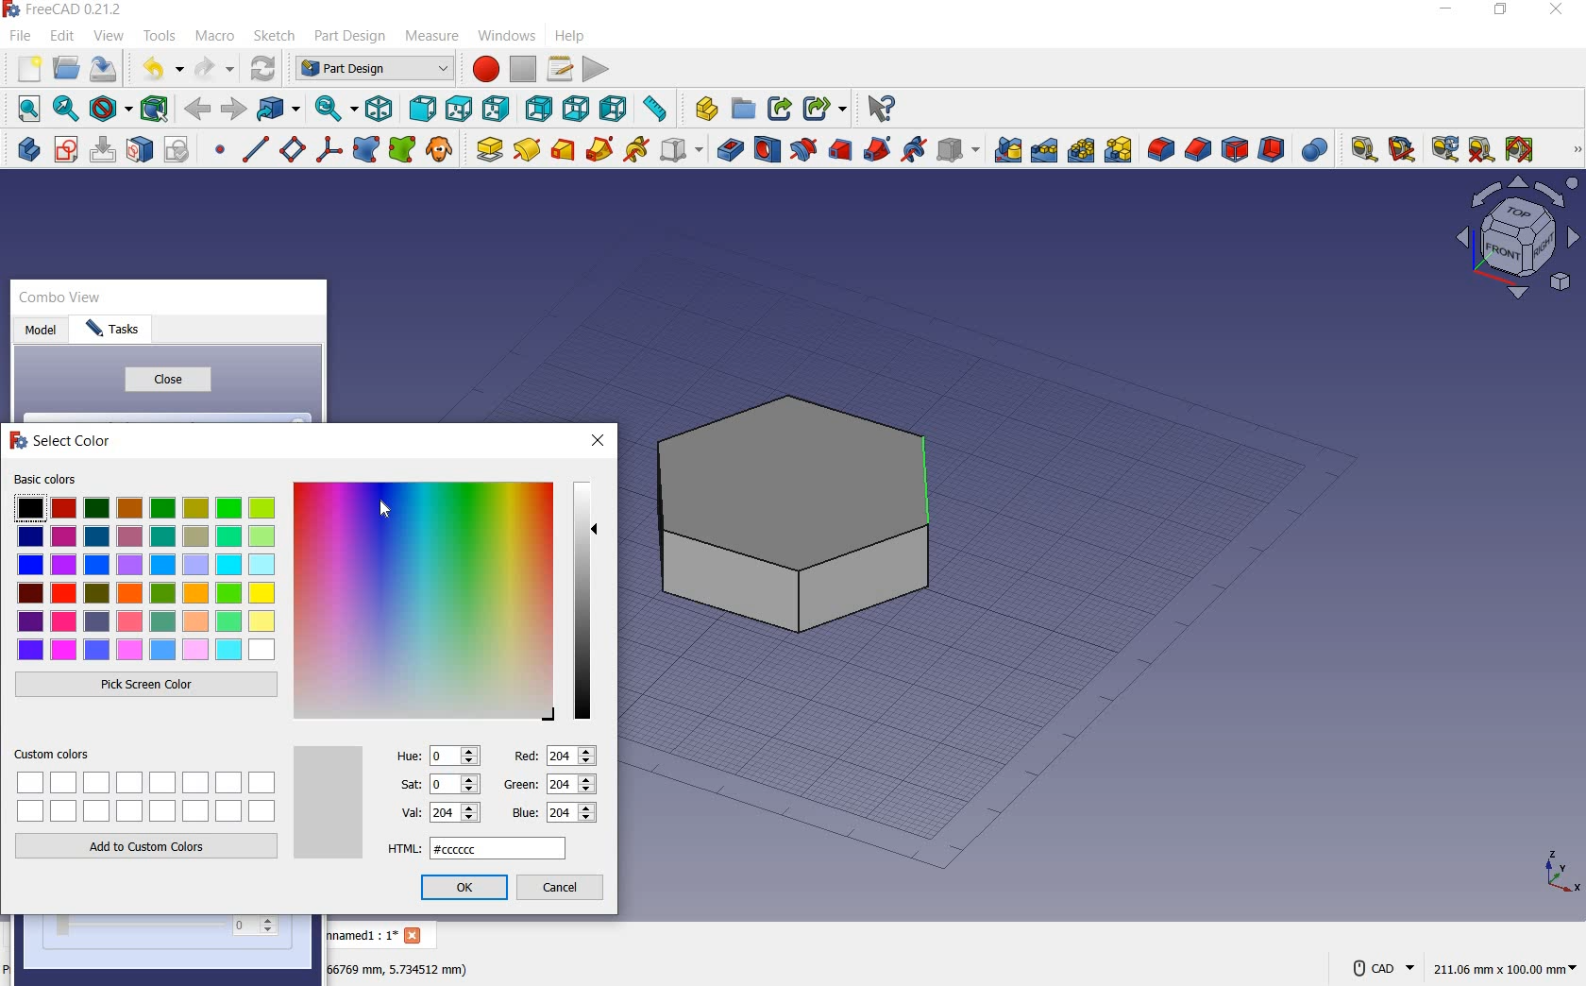 The width and height of the screenshot is (1586, 986). Describe the element at coordinates (1444, 149) in the screenshot. I see `refresh` at that location.